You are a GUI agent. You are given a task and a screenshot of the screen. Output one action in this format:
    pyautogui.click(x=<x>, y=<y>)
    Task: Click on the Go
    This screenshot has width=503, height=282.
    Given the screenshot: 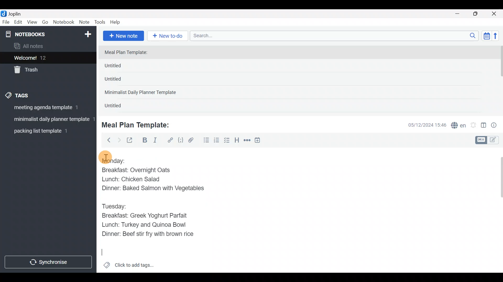 What is the action you would take?
    pyautogui.click(x=45, y=23)
    